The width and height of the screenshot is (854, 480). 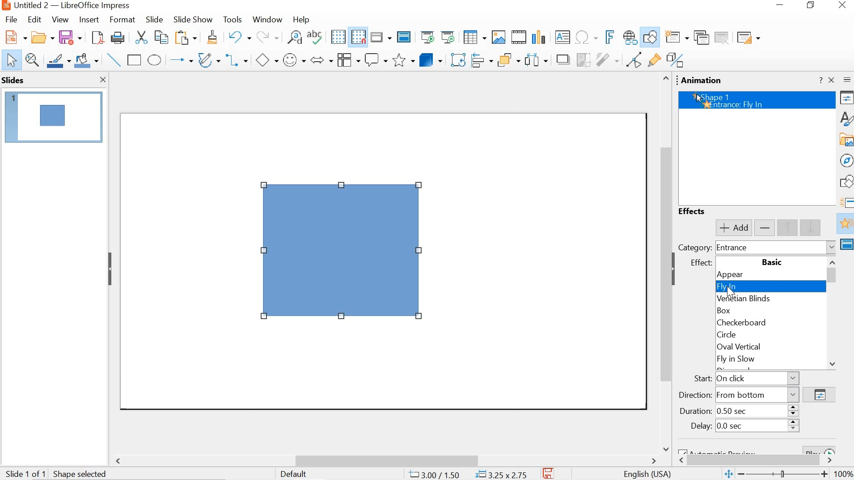 What do you see at coordinates (733, 292) in the screenshot?
I see `Cursor` at bounding box center [733, 292].